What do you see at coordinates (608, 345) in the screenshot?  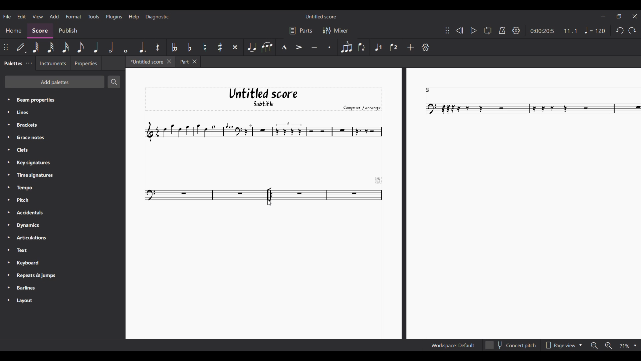 I see `Zoom in` at bounding box center [608, 345].